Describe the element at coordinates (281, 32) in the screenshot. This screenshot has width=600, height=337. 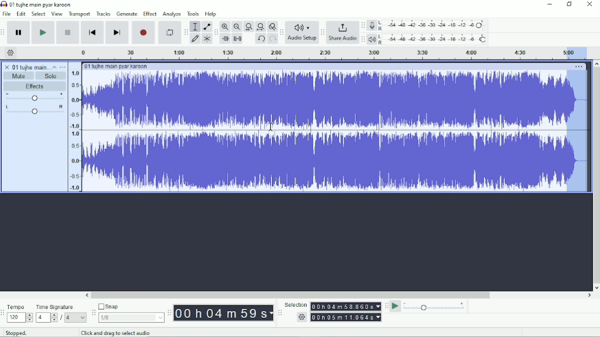
I see `Audacity audio setup toolbar` at that location.